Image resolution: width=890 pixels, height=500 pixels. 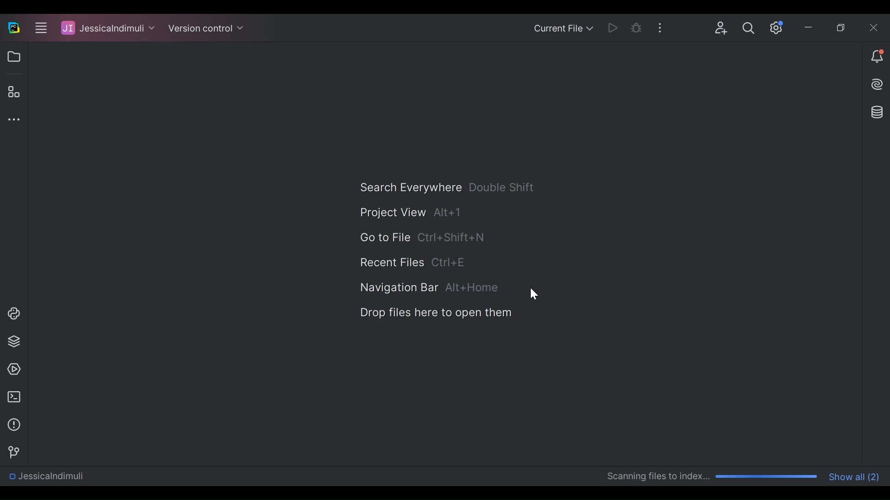 What do you see at coordinates (44, 28) in the screenshot?
I see `File` at bounding box center [44, 28].